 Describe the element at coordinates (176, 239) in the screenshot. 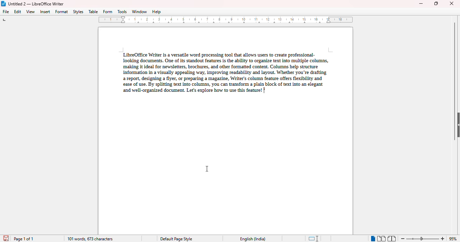

I see `Default page style` at that location.